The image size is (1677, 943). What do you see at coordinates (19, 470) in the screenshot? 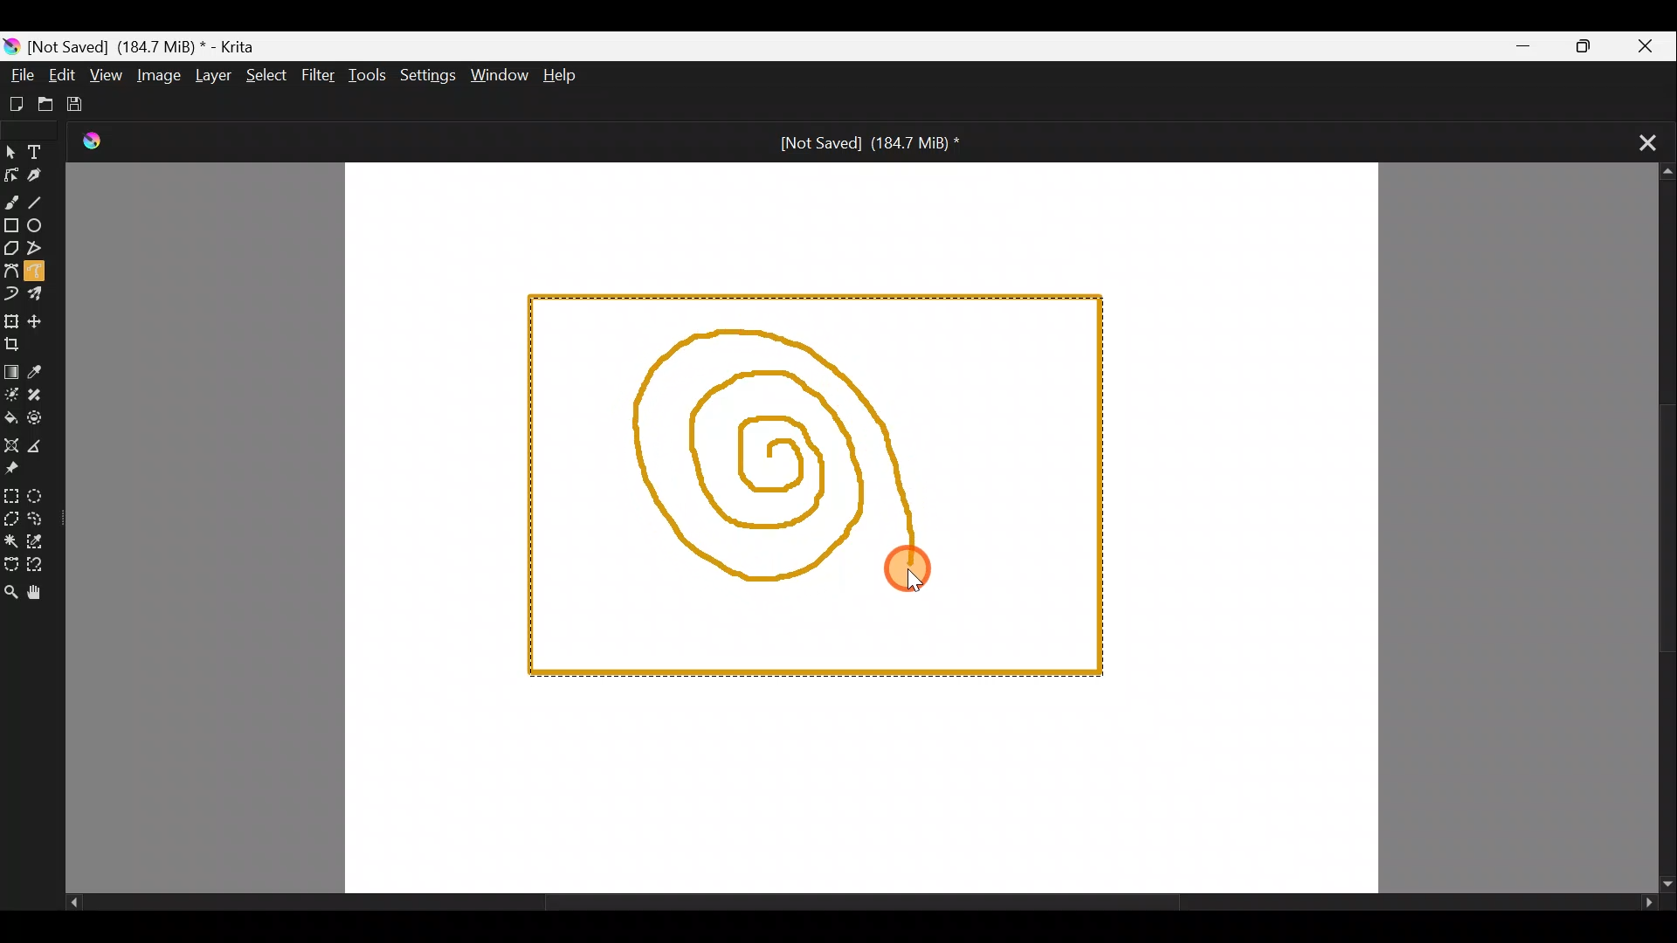
I see `Reference images tool` at bounding box center [19, 470].